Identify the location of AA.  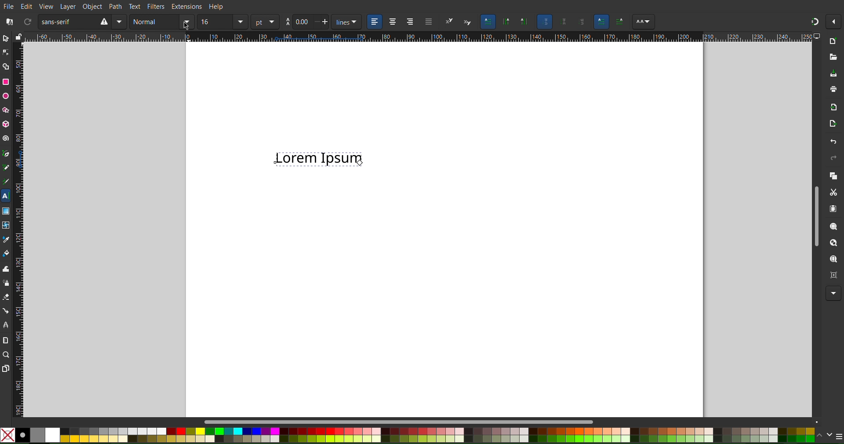
(643, 22).